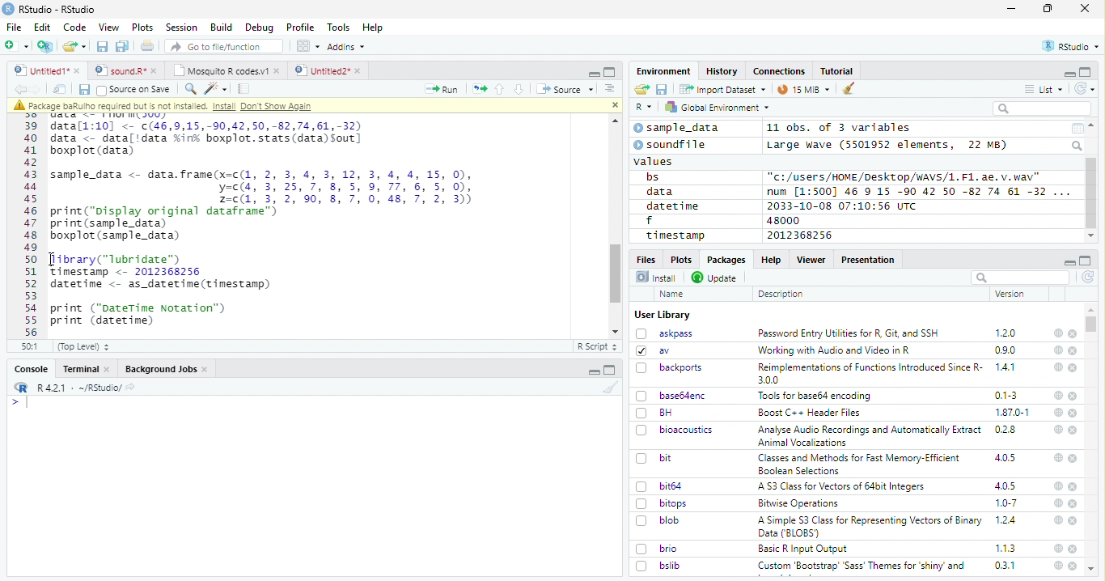  What do you see at coordinates (722, 71) in the screenshot?
I see `History` at bounding box center [722, 71].